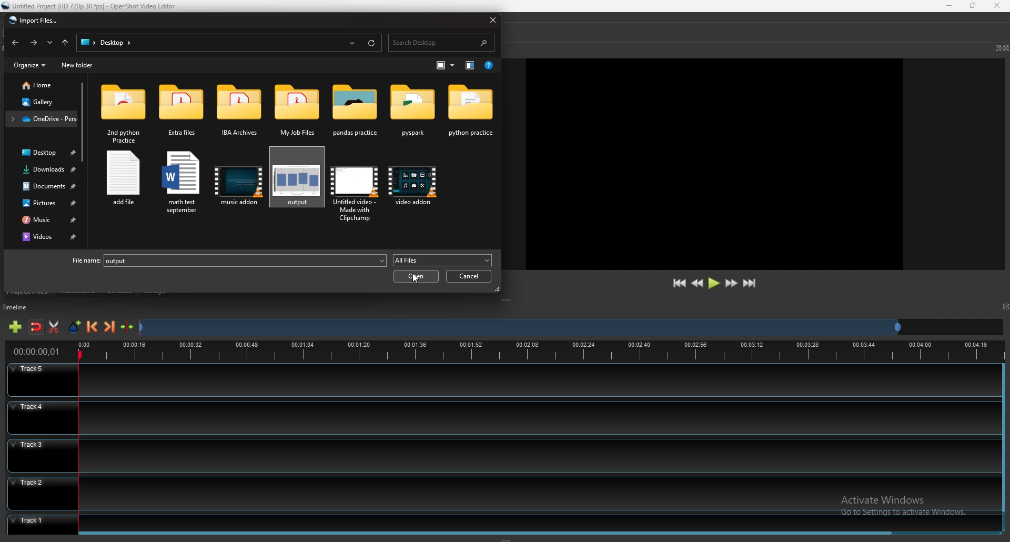  I want to click on rewind, so click(698, 284).